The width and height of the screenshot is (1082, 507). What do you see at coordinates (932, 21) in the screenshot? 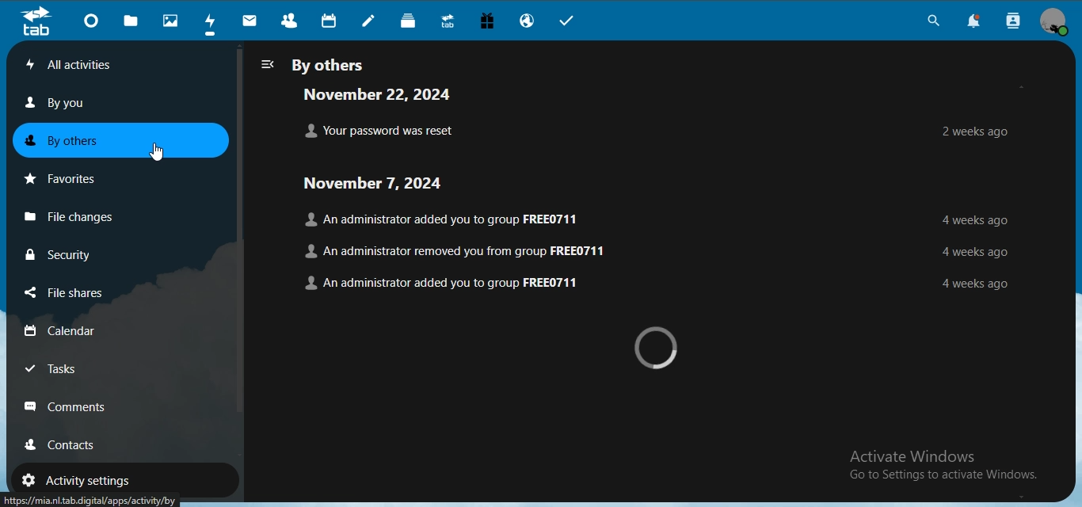
I see `search` at bounding box center [932, 21].